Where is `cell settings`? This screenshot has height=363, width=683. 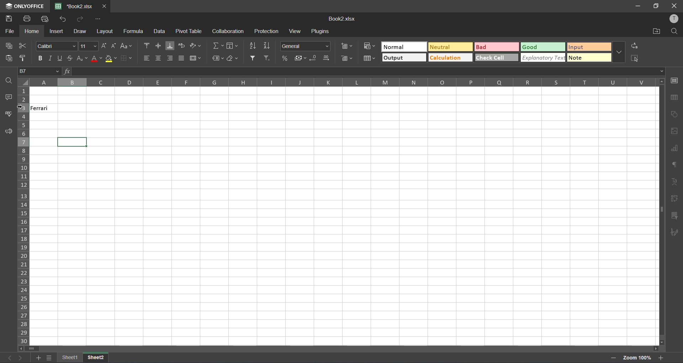
cell settings is located at coordinates (676, 80).